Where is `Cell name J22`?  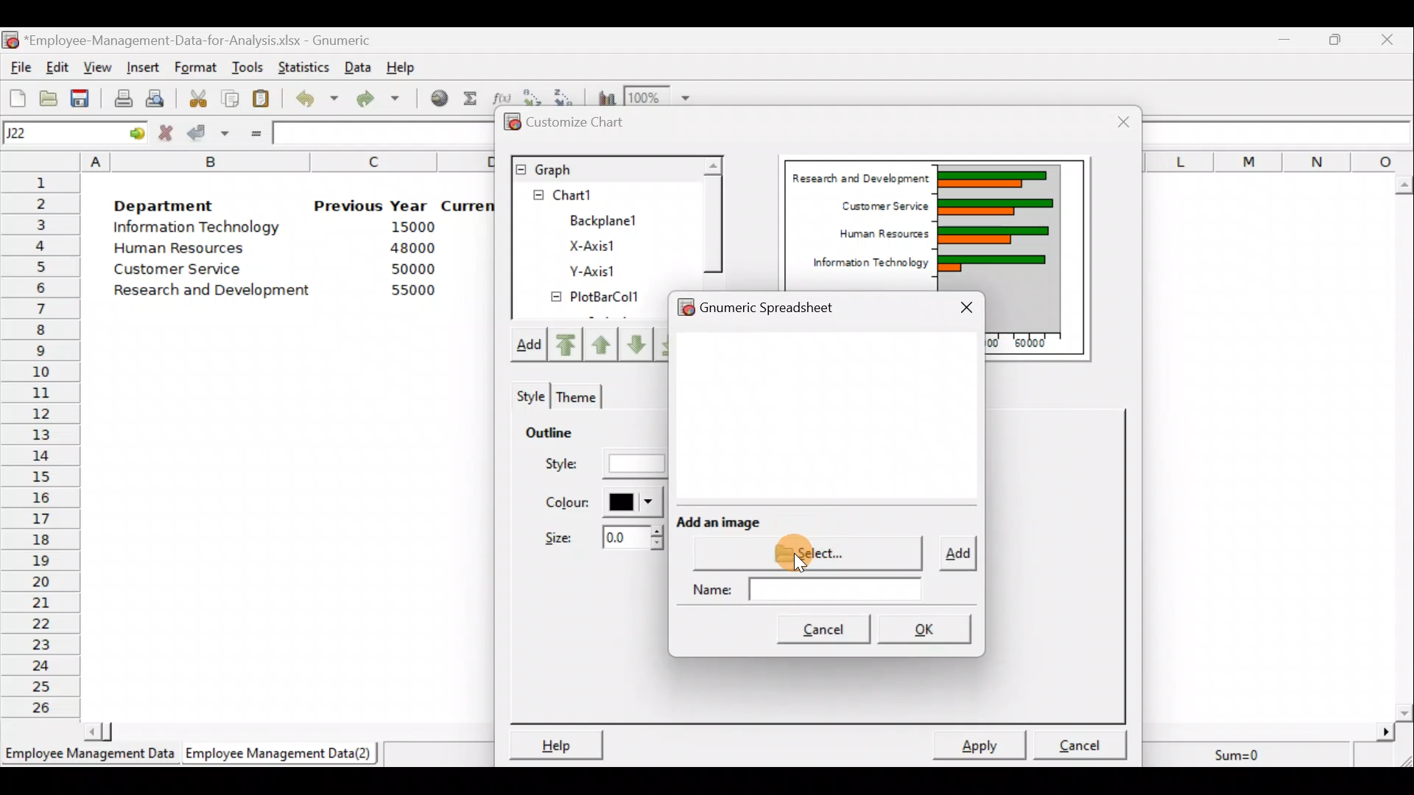 Cell name J22 is located at coordinates (57, 133).